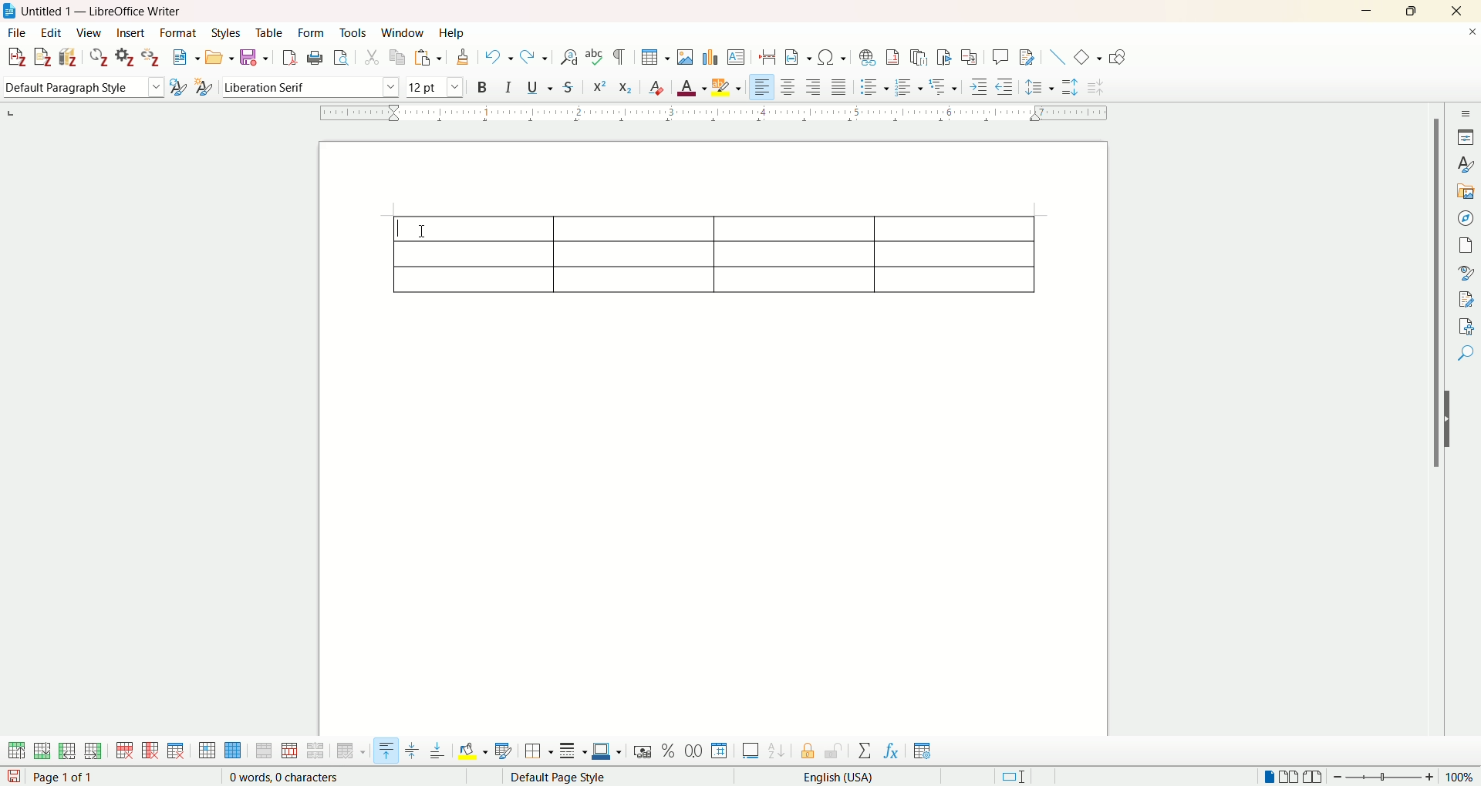  Describe the element at coordinates (70, 747) in the screenshot. I see `insert column before` at that location.